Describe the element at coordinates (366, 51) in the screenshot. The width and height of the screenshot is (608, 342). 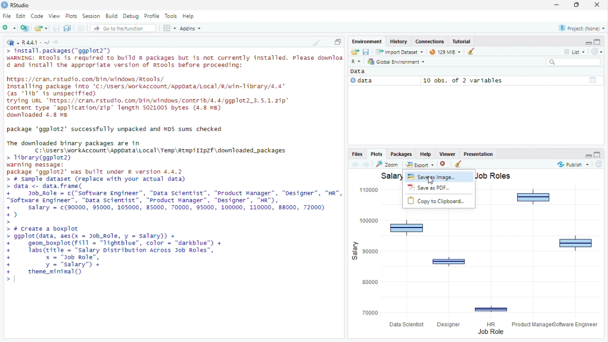
I see `Save workspace as` at that location.